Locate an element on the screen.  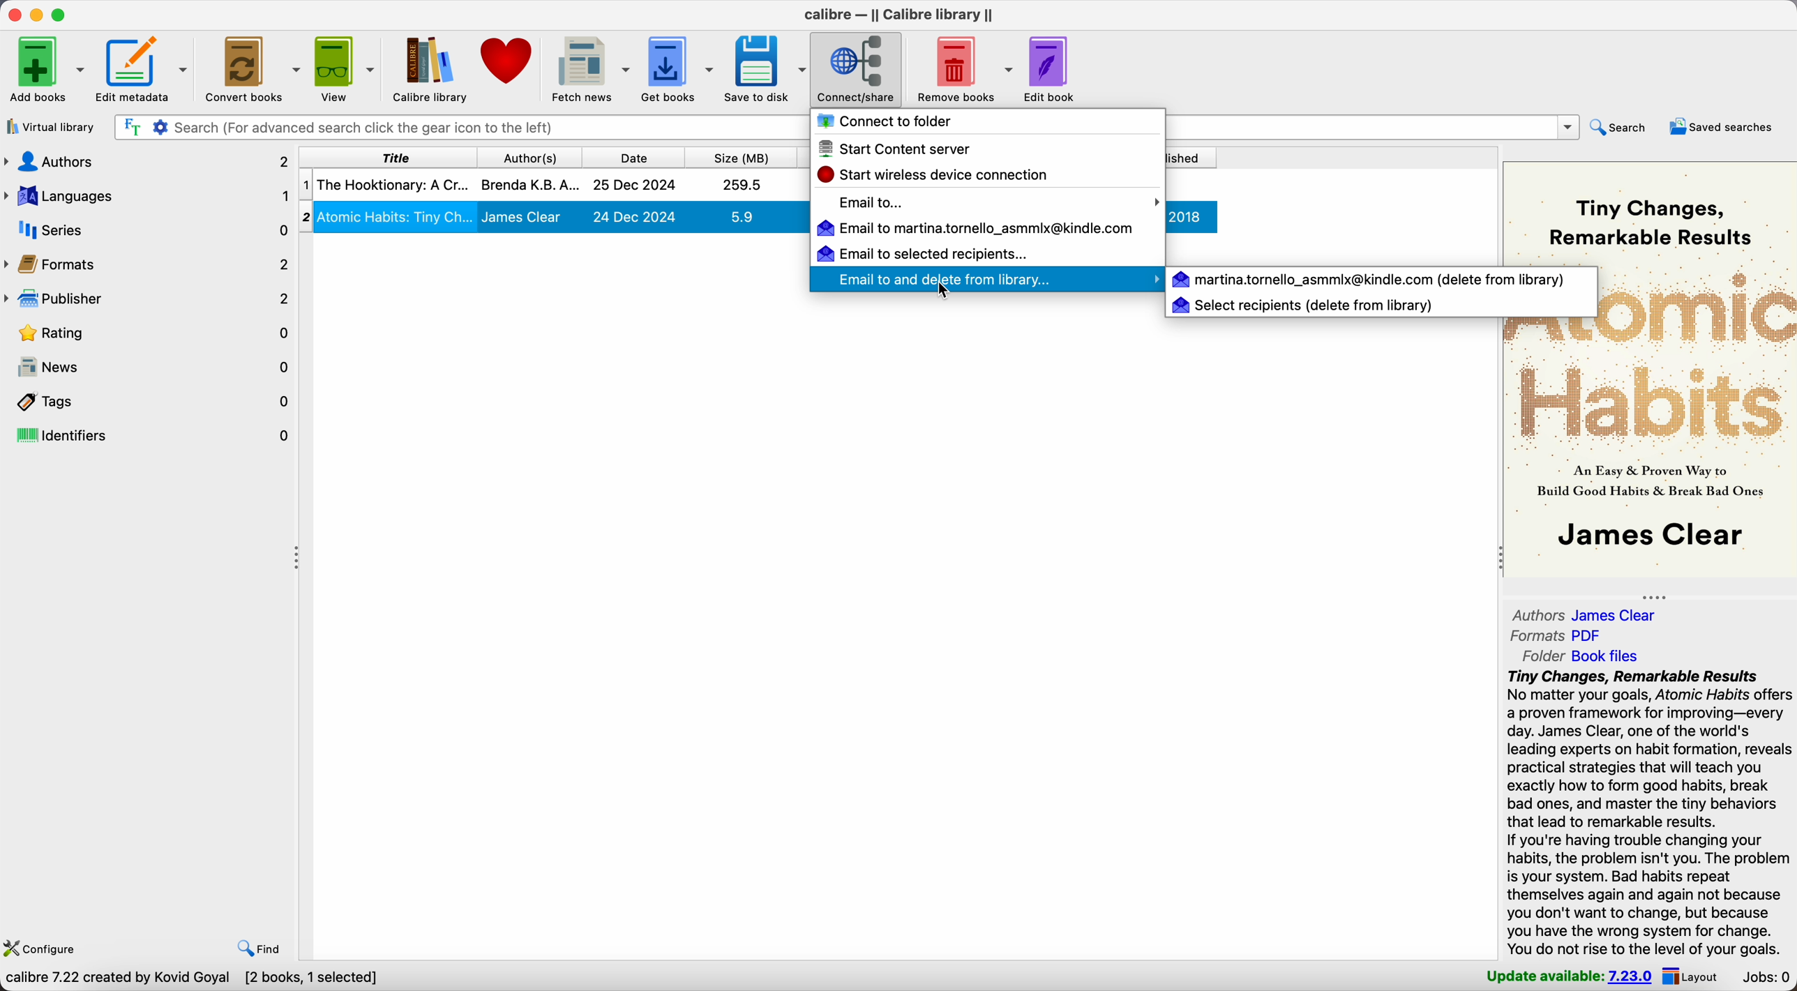
Brenda K.B.A. is located at coordinates (530, 183).